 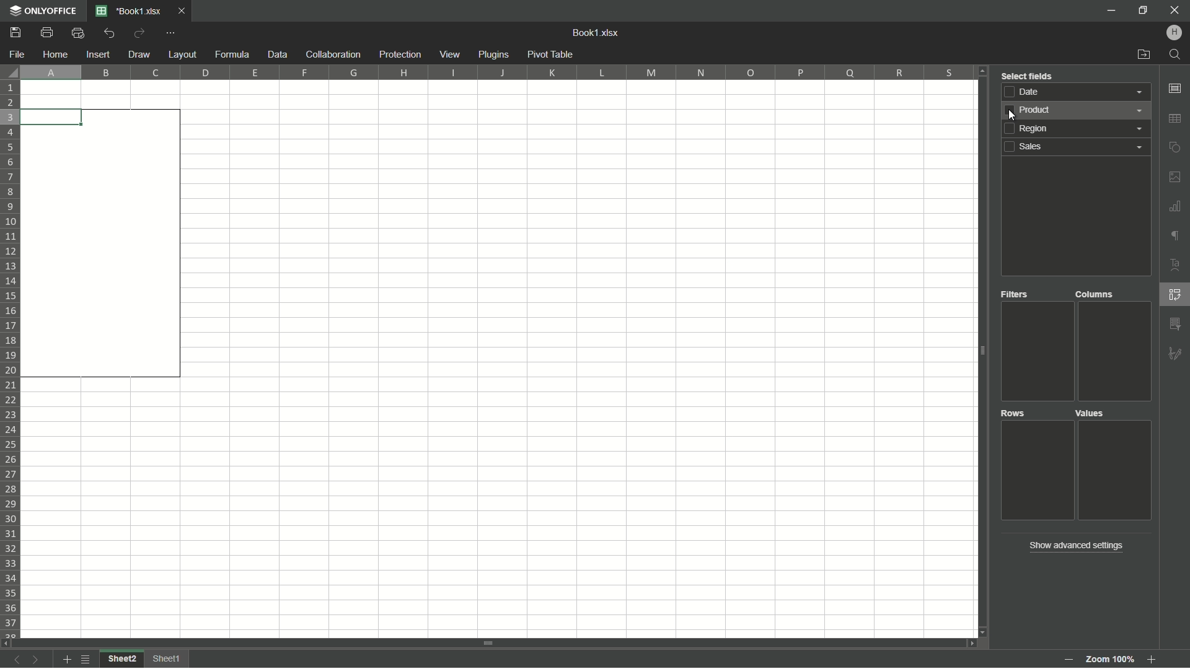 What do you see at coordinates (139, 53) in the screenshot?
I see `Draw` at bounding box center [139, 53].